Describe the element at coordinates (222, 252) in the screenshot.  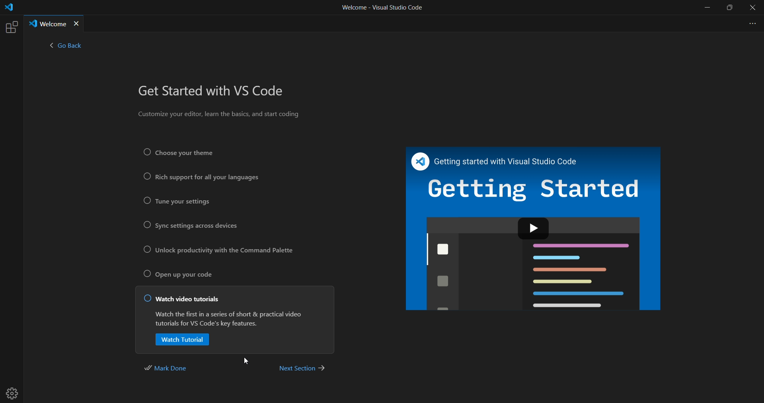
I see `unlock productivity with the command palette` at that location.